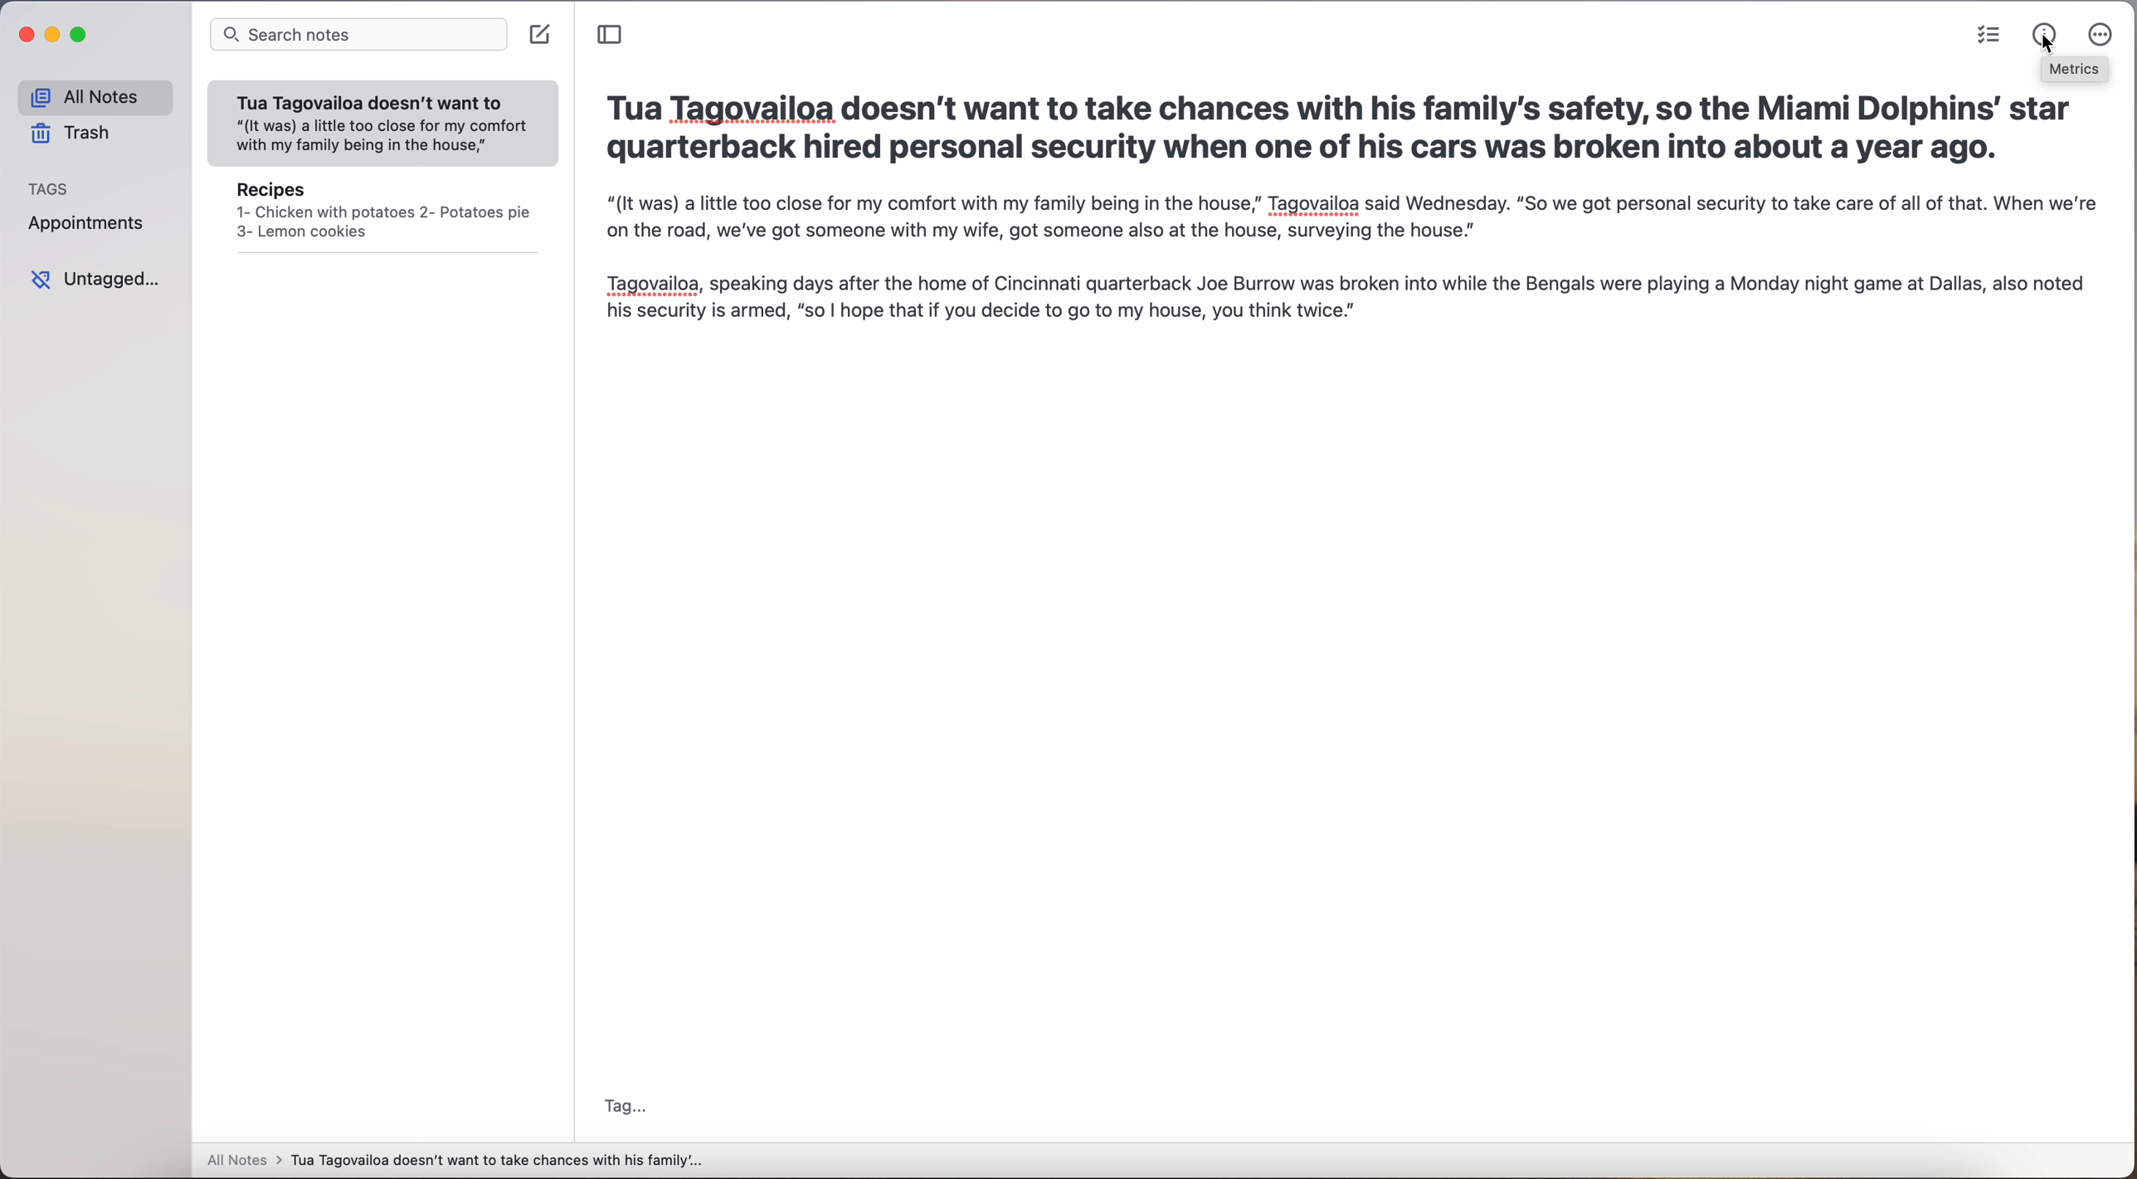  What do you see at coordinates (542, 35) in the screenshot?
I see `create note` at bounding box center [542, 35].